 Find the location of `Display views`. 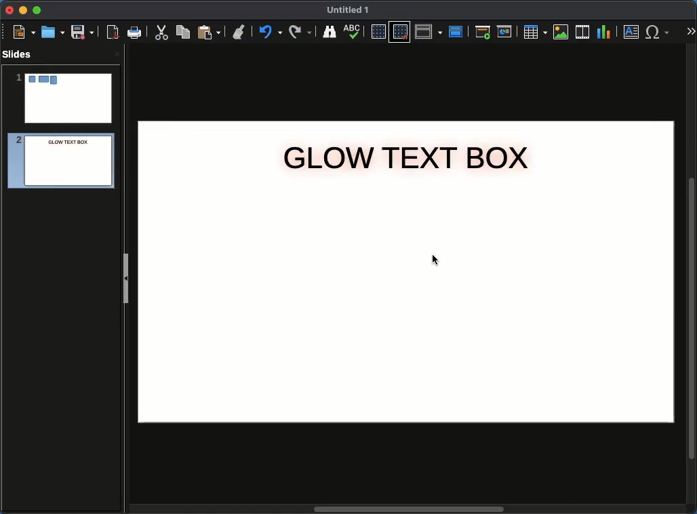

Display views is located at coordinates (431, 31).